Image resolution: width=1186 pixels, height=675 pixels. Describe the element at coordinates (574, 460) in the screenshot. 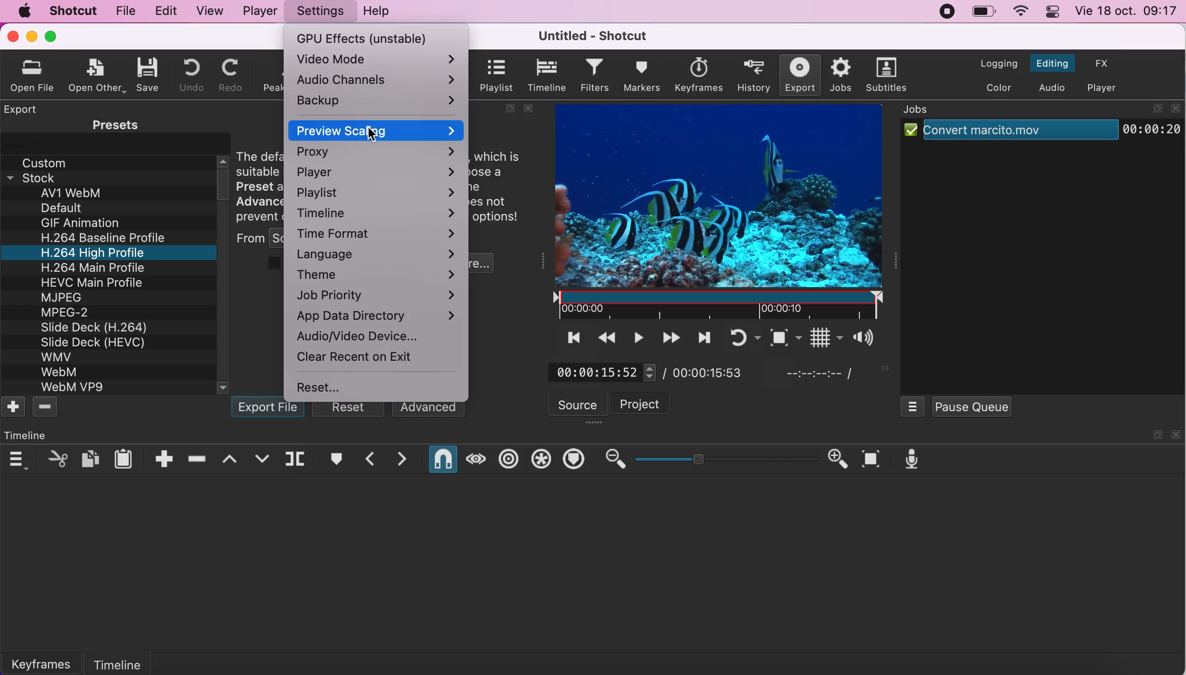

I see `ripple markers` at that location.